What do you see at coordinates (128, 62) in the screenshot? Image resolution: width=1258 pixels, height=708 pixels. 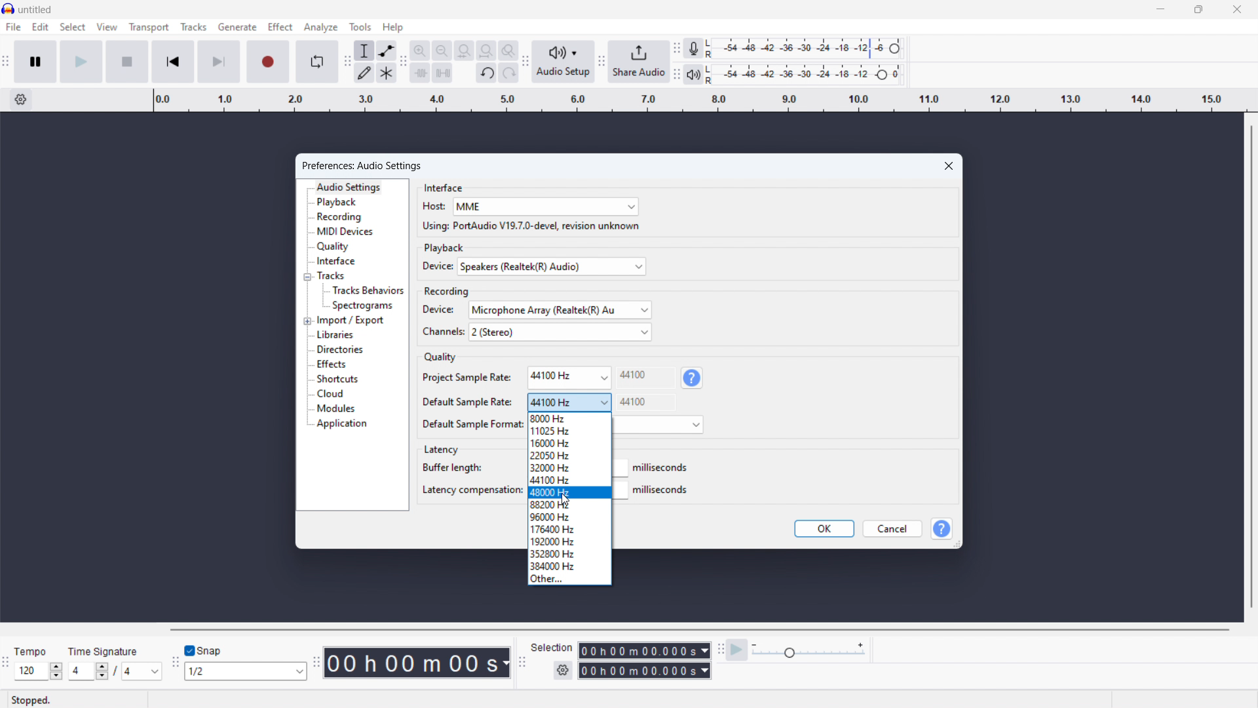 I see `stop` at bounding box center [128, 62].